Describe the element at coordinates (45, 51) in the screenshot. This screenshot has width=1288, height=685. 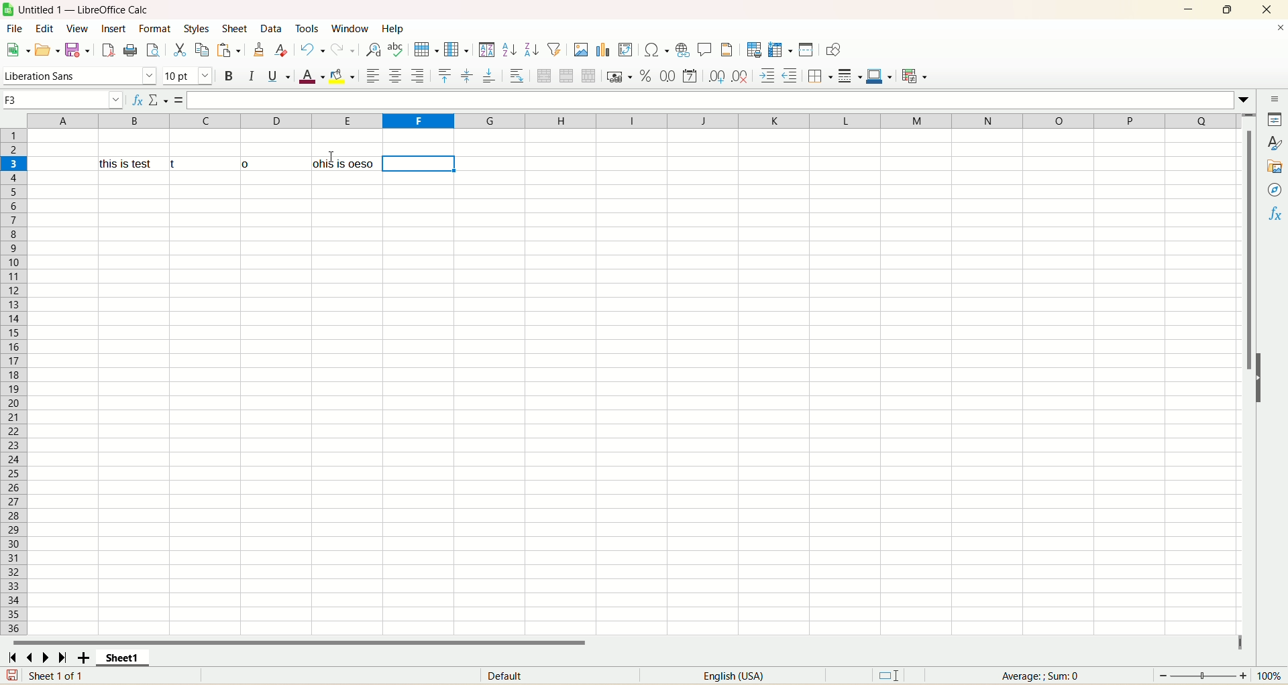
I see `open` at that location.